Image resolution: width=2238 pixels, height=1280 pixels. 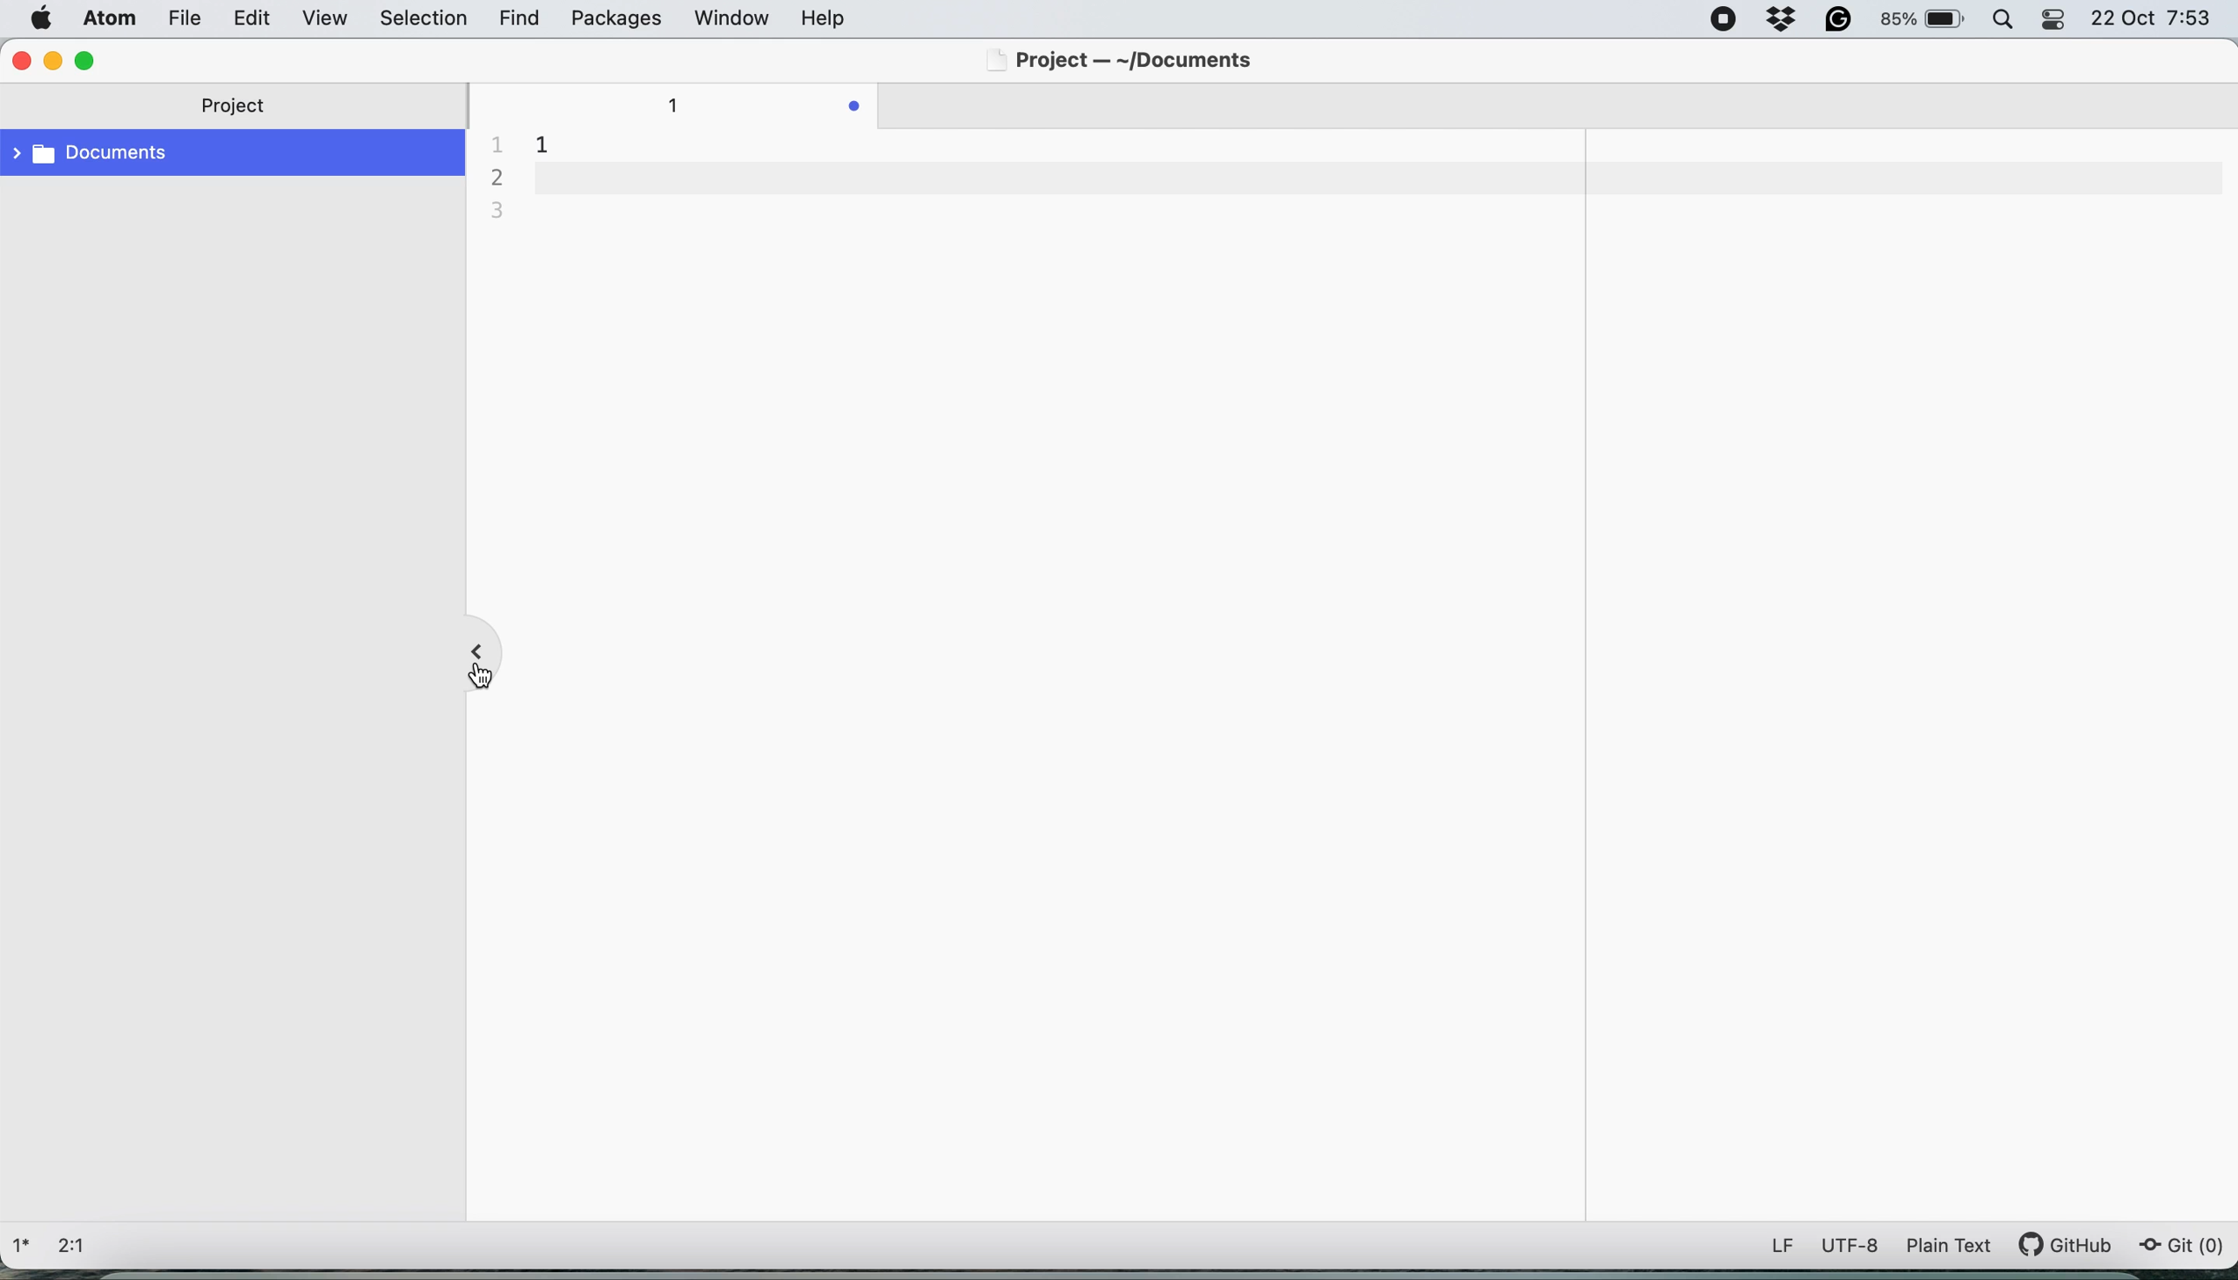 I want to click on utf 8, so click(x=1851, y=1248).